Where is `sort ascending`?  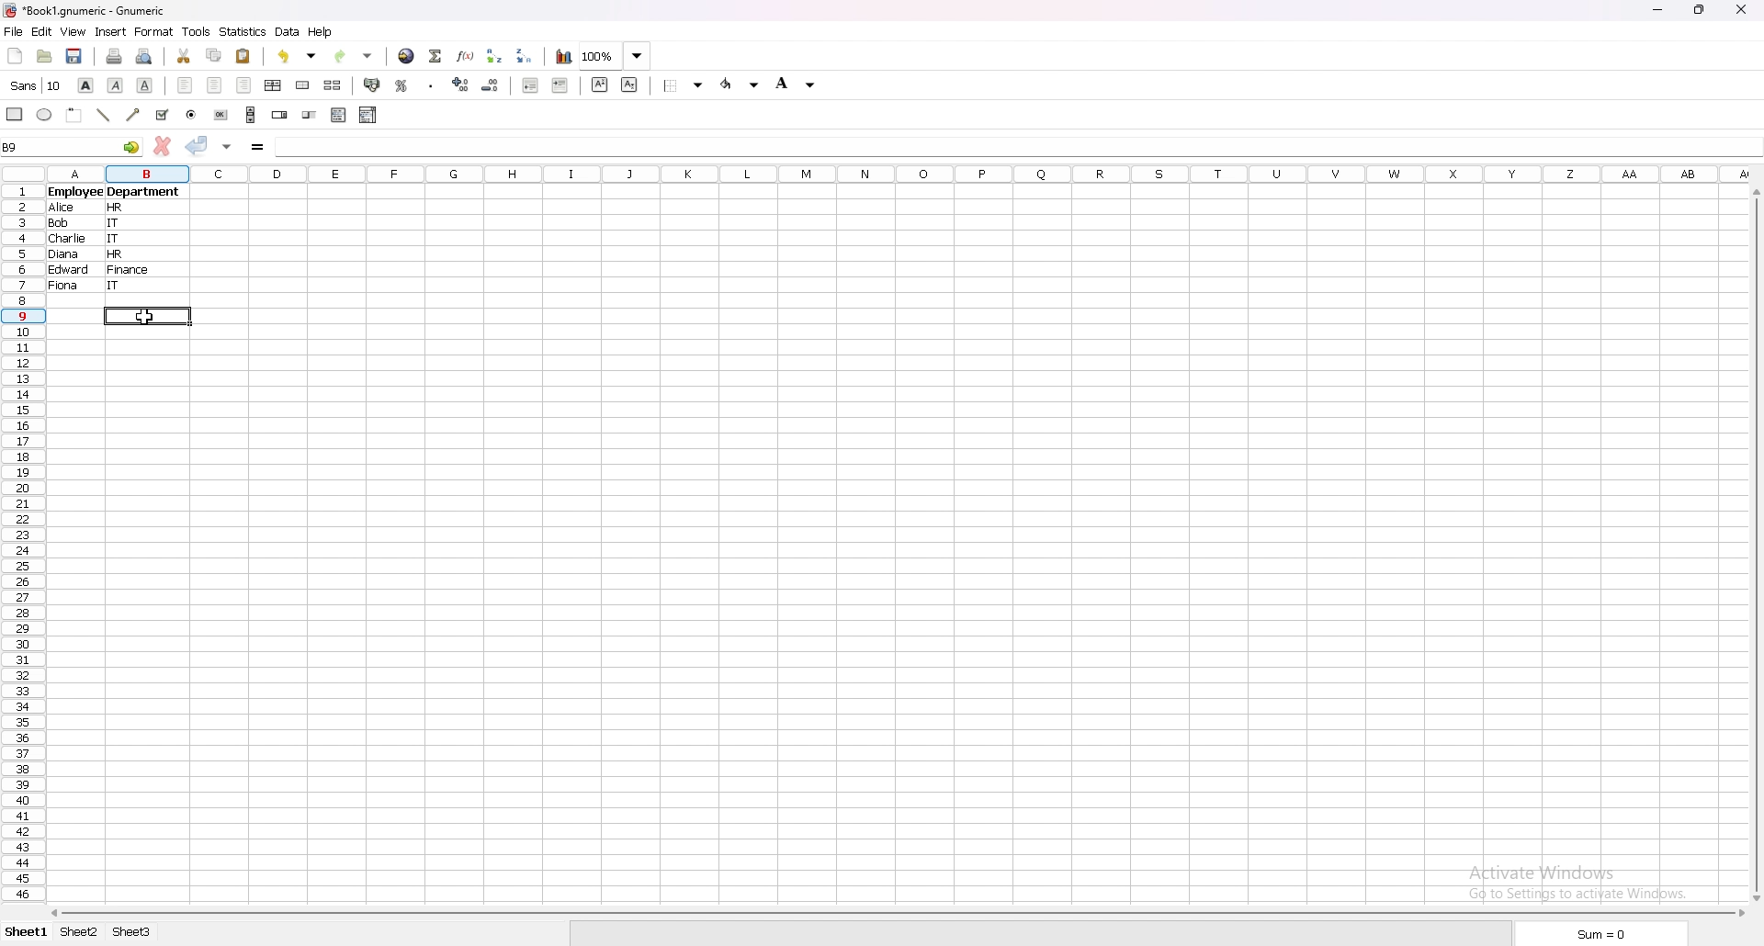
sort ascending is located at coordinates (494, 56).